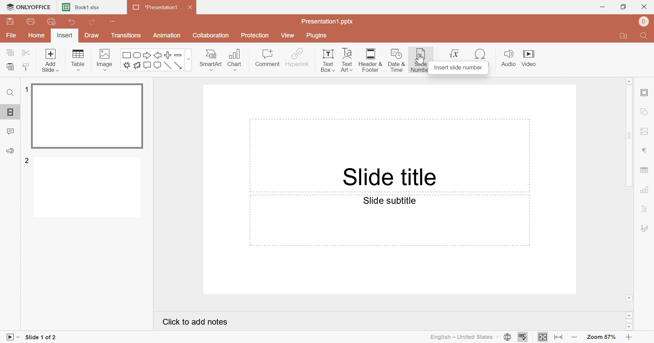  Describe the element at coordinates (27, 52) in the screenshot. I see `cut` at that location.